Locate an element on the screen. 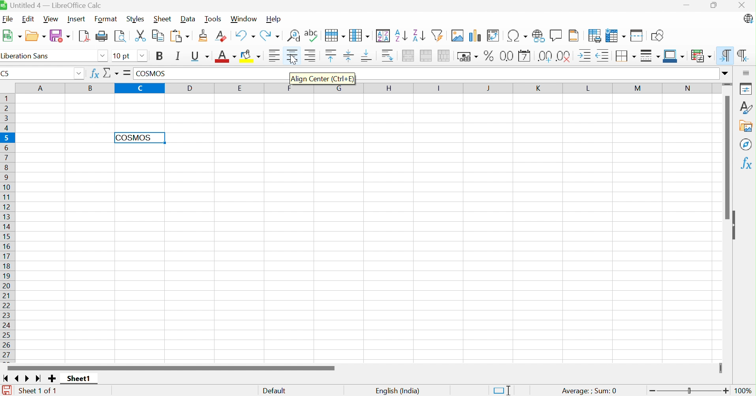 Image resolution: width=756 pixels, height=396 pixels. Select Function is located at coordinates (110, 73).